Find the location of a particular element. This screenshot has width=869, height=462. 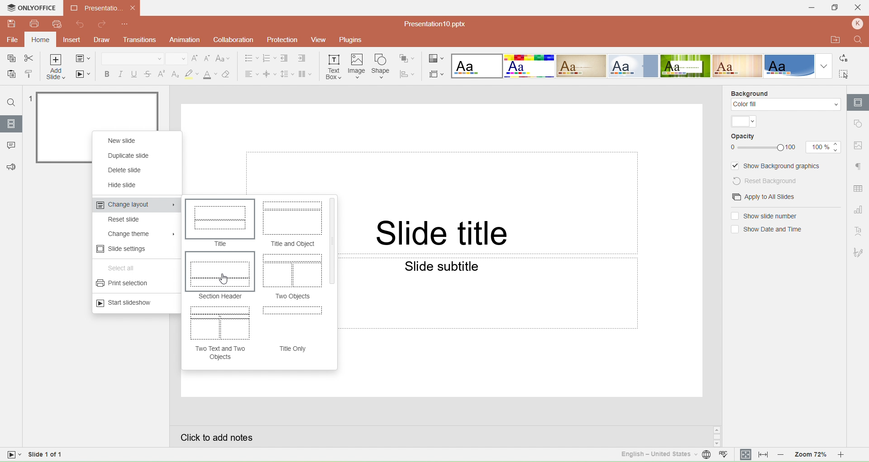

Change case is located at coordinates (224, 59).